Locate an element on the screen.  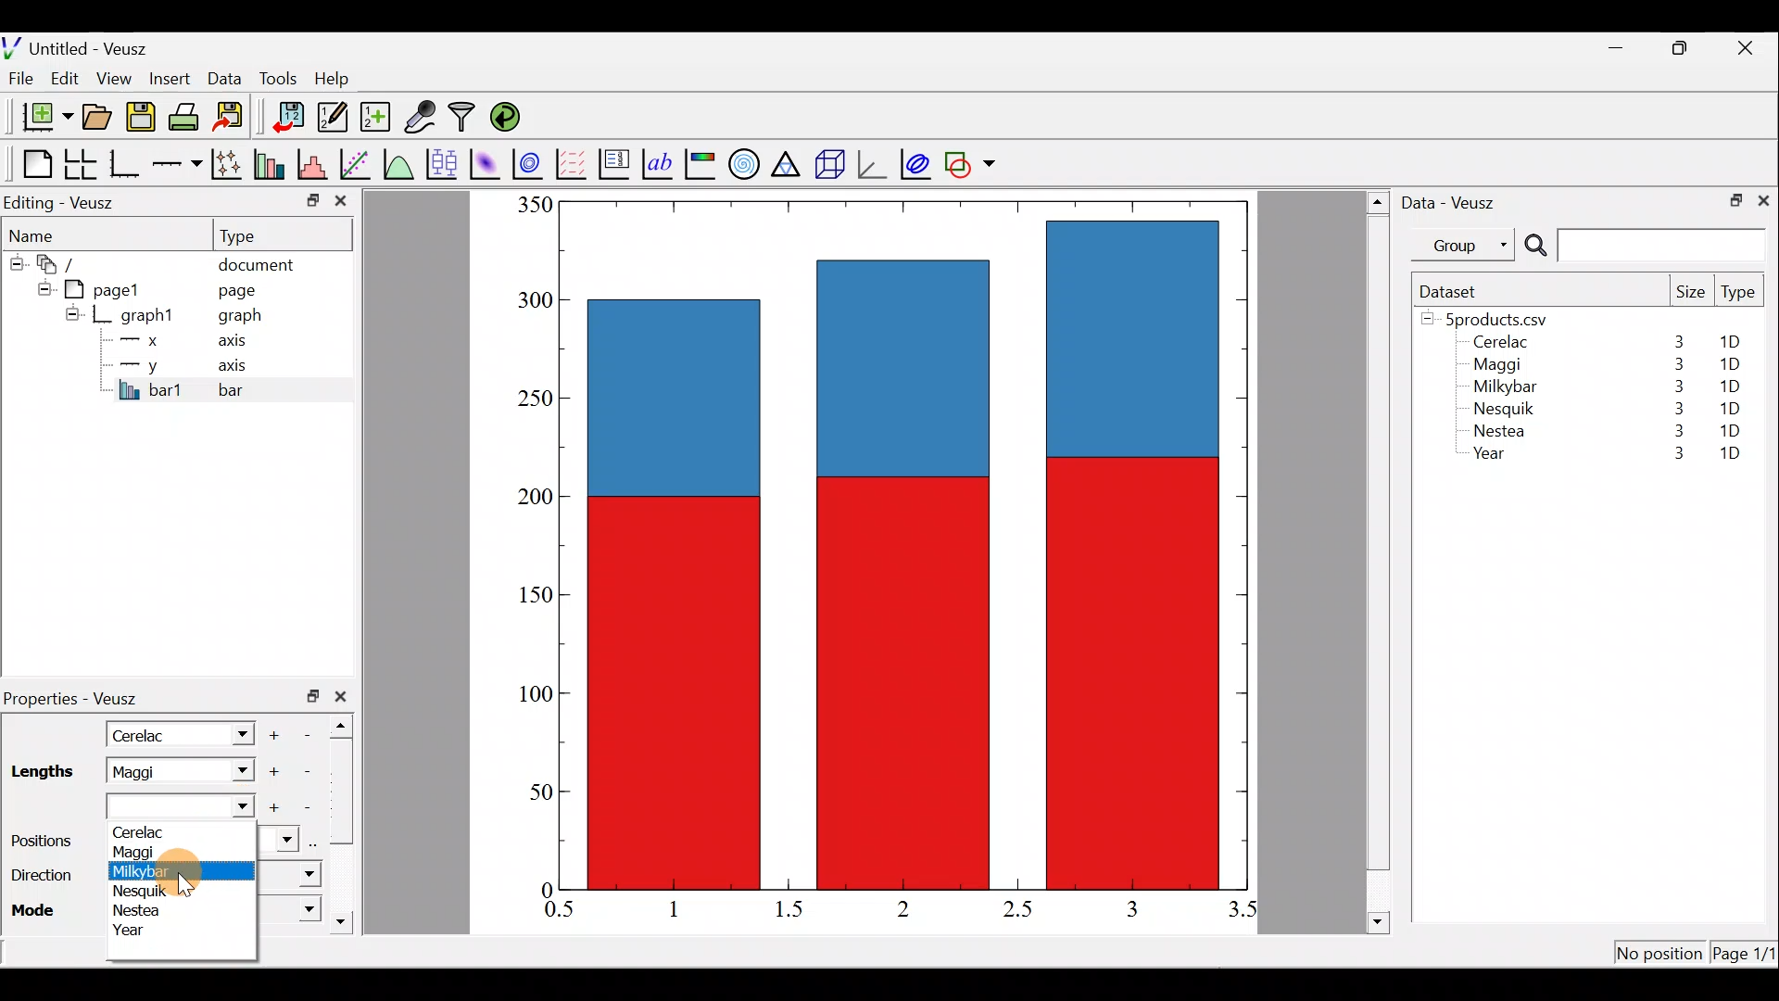
350 is located at coordinates (534, 204).